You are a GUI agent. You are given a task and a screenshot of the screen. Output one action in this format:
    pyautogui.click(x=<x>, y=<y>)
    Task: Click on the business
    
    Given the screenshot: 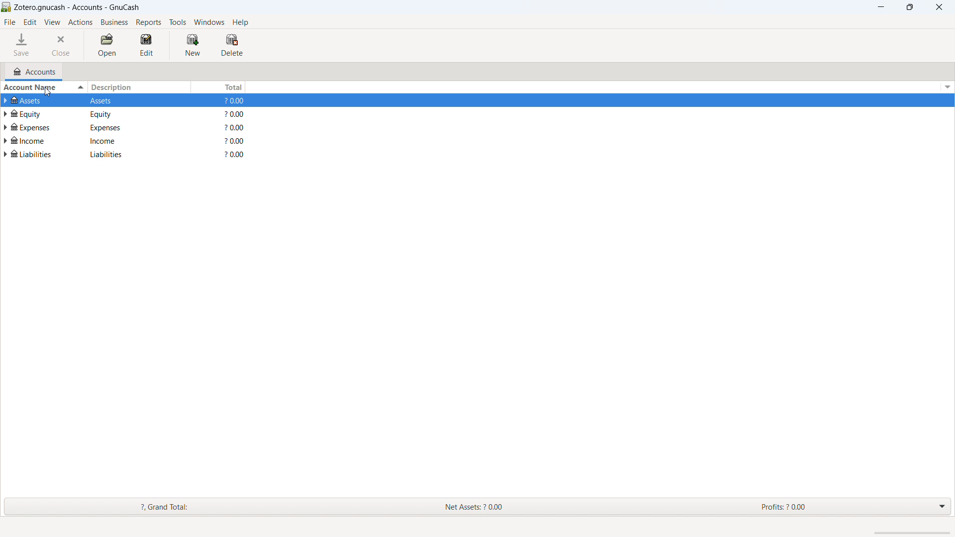 What is the action you would take?
    pyautogui.click(x=114, y=22)
    